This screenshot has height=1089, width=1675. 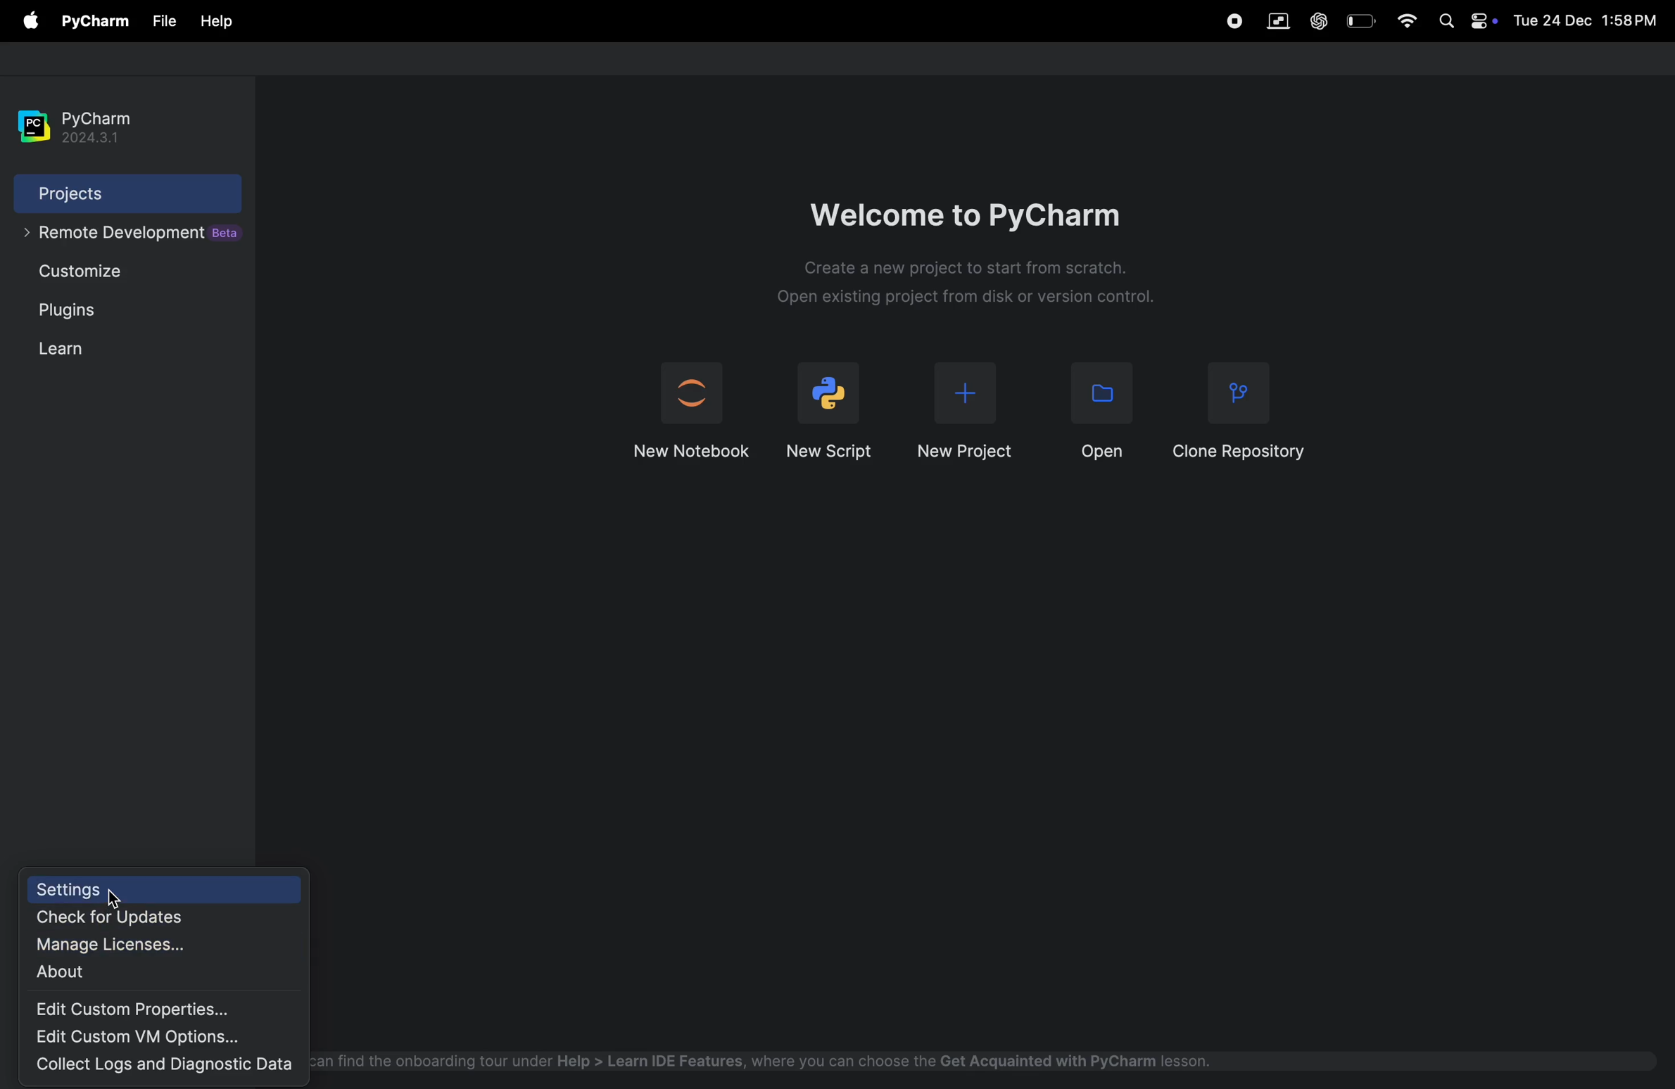 What do you see at coordinates (119, 902) in the screenshot?
I see `cursor` at bounding box center [119, 902].